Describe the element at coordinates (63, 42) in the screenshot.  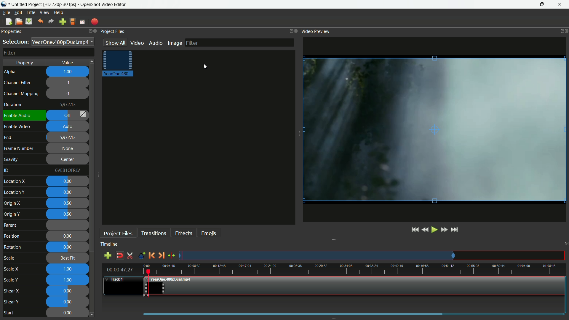
I see `YearOne.480pDualmp4 ` at that location.